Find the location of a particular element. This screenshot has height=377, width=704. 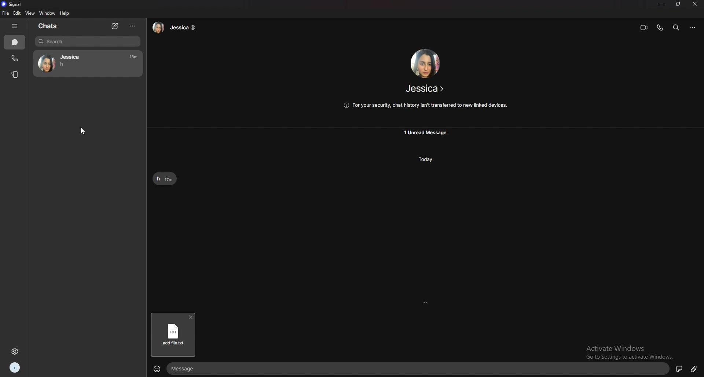

avatar is located at coordinates (47, 64).